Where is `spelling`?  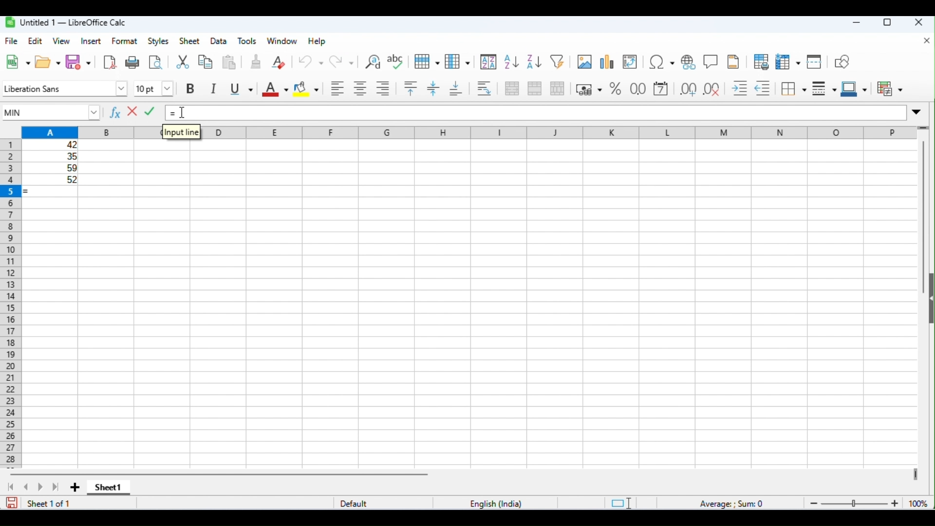
spelling is located at coordinates (396, 62).